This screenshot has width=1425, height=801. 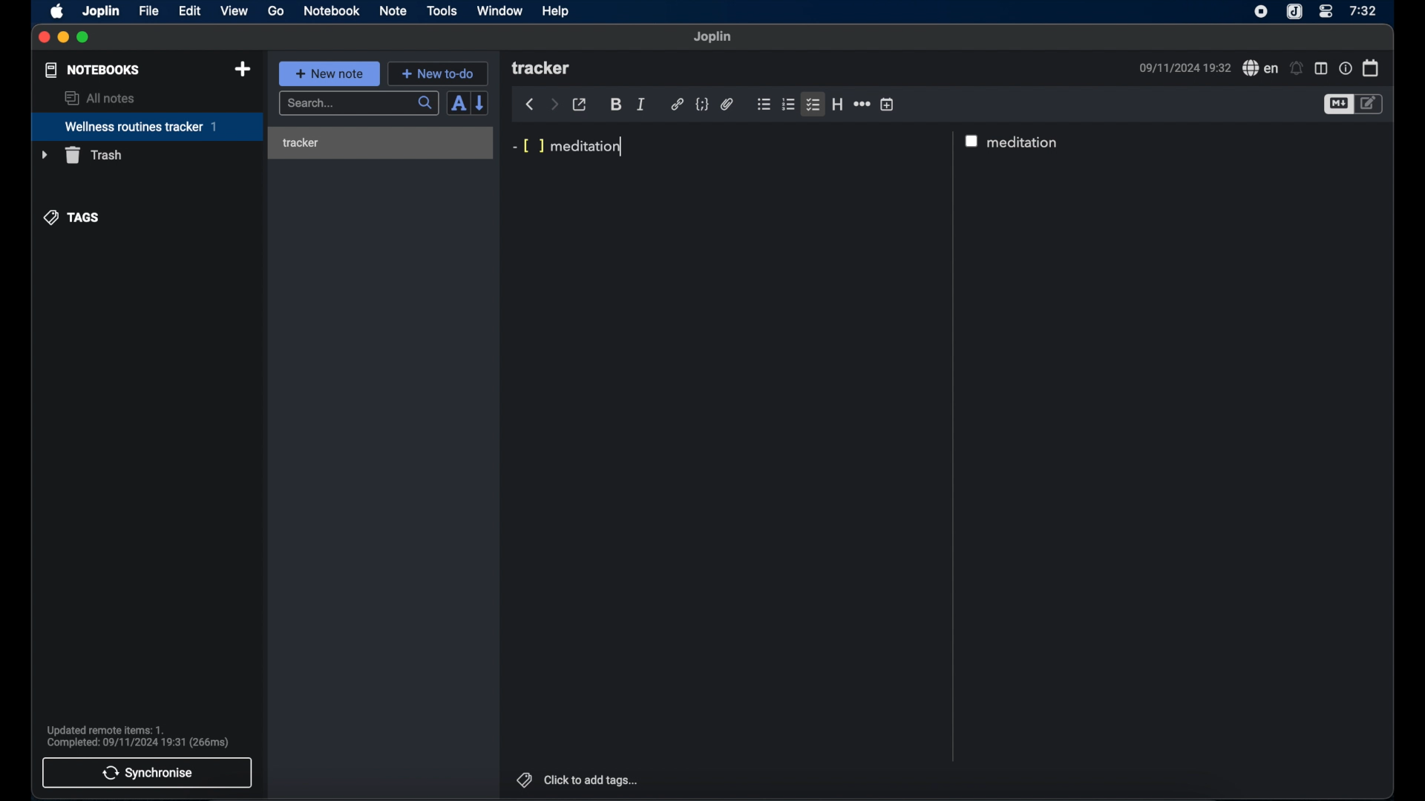 I want to click on maximize, so click(x=84, y=38).